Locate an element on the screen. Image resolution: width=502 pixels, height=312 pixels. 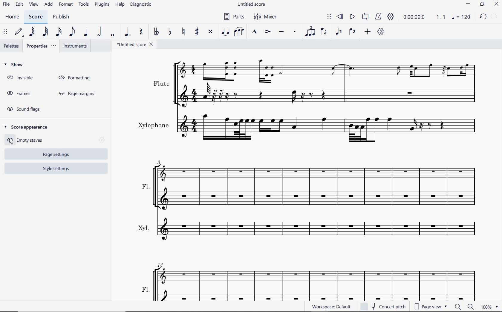
METRONOME is located at coordinates (379, 17).